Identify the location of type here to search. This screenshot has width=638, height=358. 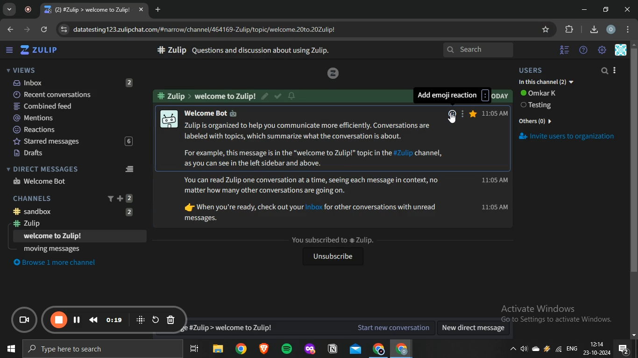
(100, 350).